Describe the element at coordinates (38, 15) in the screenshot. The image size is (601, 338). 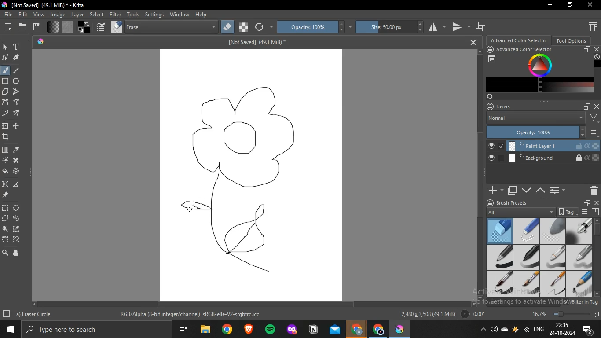
I see `view` at that location.